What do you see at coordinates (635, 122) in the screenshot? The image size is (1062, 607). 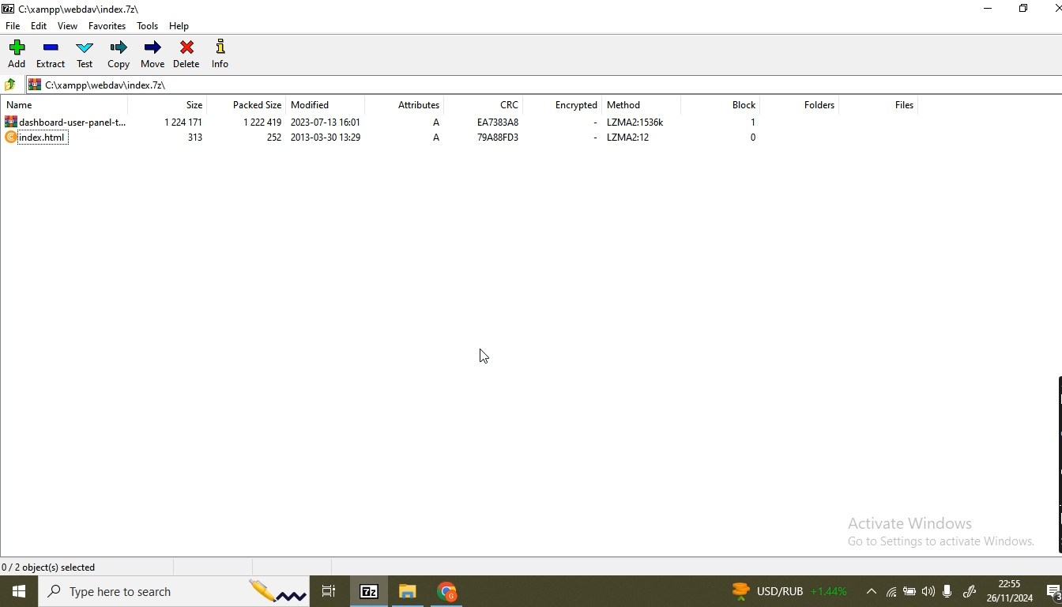 I see `lzma2:1536k` at bounding box center [635, 122].